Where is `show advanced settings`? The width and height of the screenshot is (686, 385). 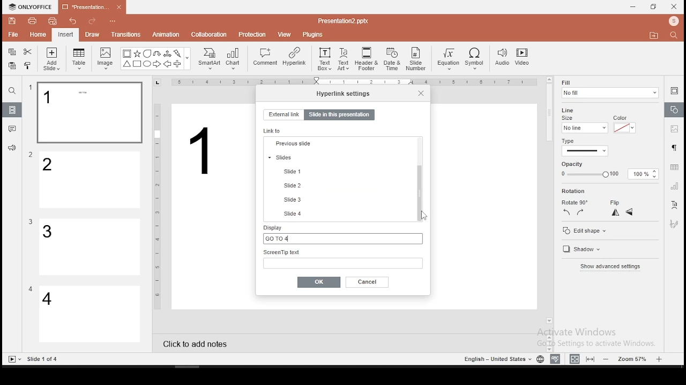 show advanced settings is located at coordinates (609, 268).